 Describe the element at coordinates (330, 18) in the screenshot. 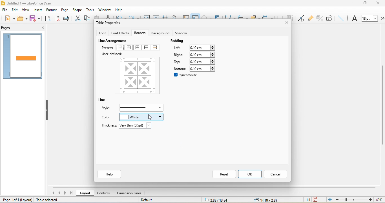

I see `show draw function` at that location.